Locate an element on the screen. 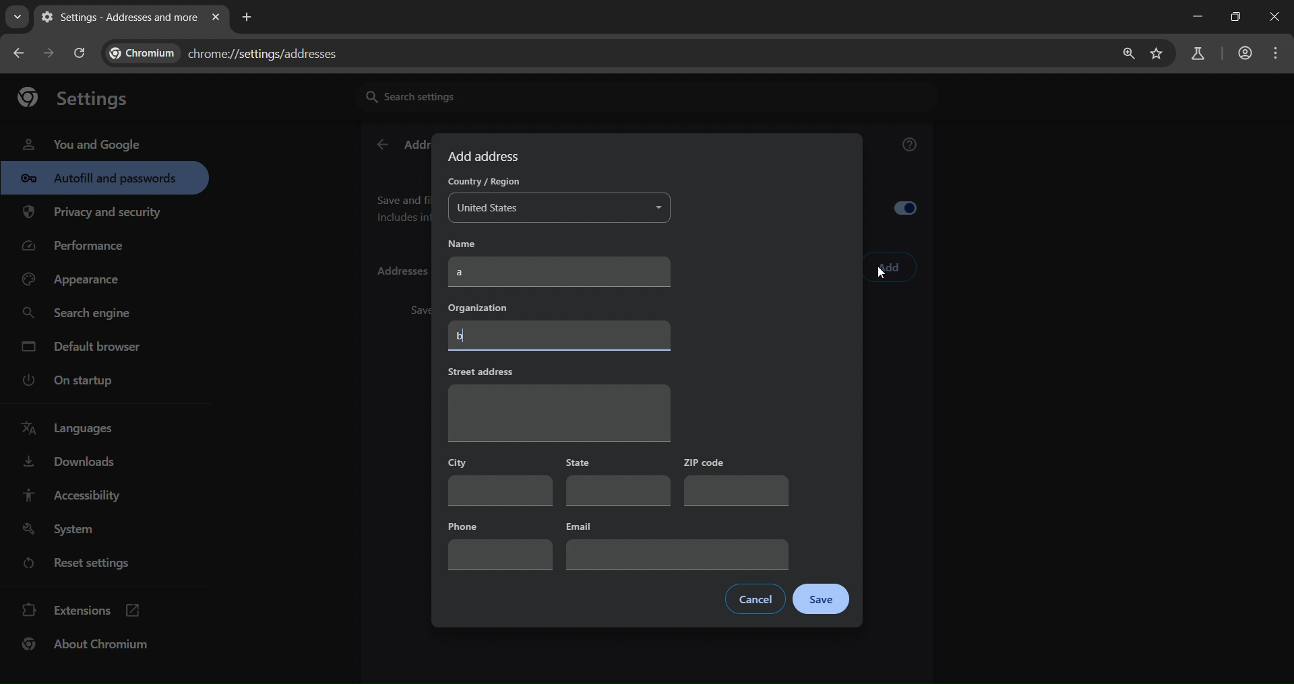  appearance is located at coordinates (75, 280).